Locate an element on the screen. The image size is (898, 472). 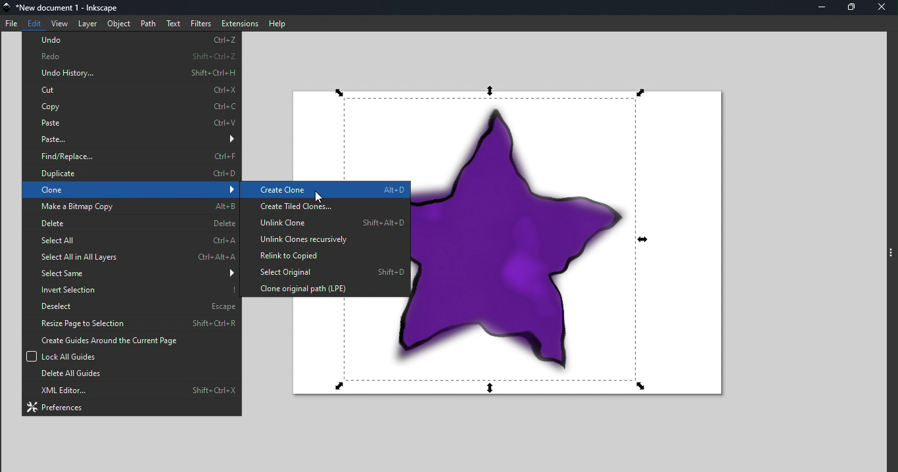
Create clone is located at coordinates (324, 191).